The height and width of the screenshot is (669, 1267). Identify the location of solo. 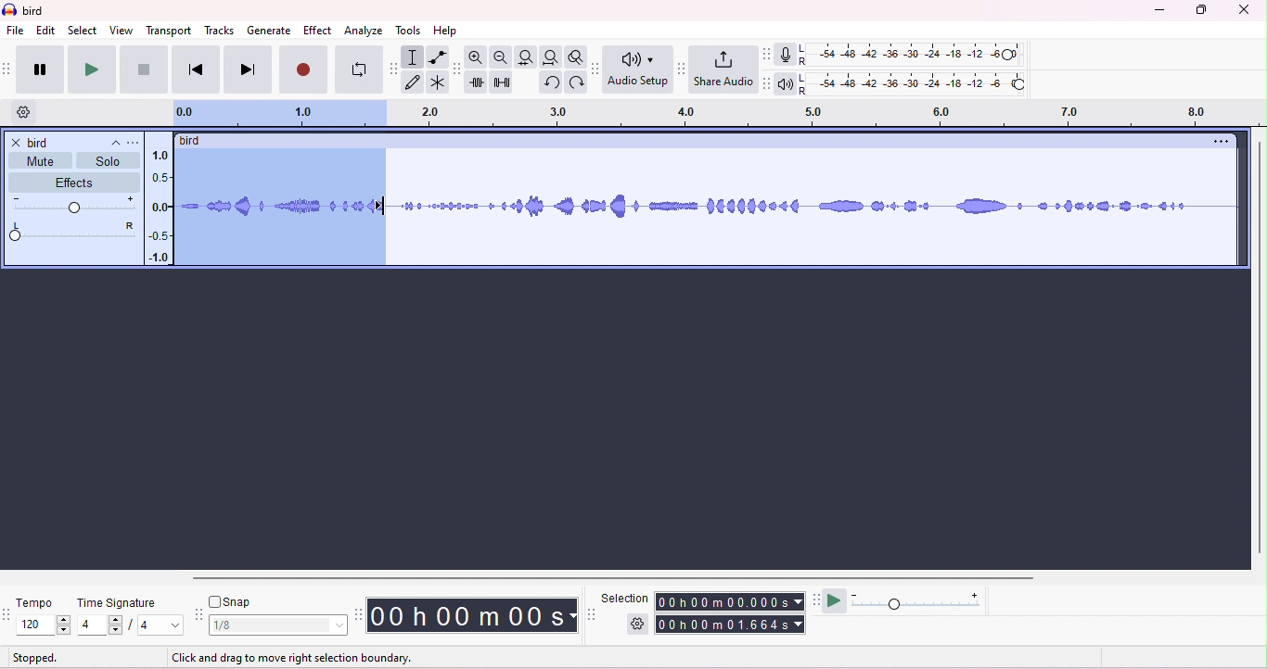
(108, 161).